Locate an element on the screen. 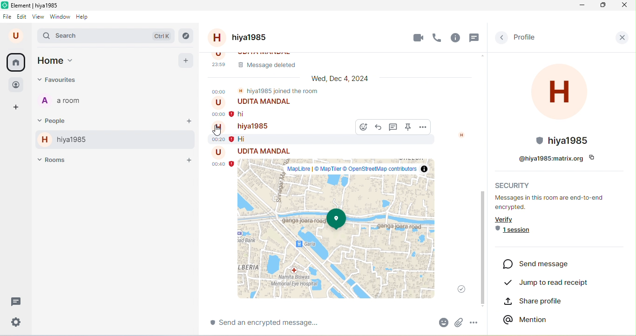  copy is located at coordinates (595, 158).